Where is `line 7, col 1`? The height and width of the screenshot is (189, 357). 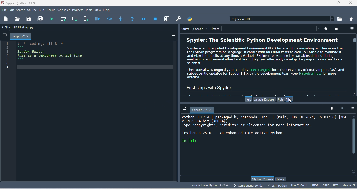
line 7, col 1 is located at coordinates (299, 185).